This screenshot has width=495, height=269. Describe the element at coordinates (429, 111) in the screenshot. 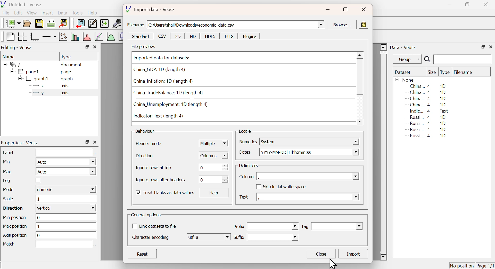

I see `Indic... 4 Text` at that location.